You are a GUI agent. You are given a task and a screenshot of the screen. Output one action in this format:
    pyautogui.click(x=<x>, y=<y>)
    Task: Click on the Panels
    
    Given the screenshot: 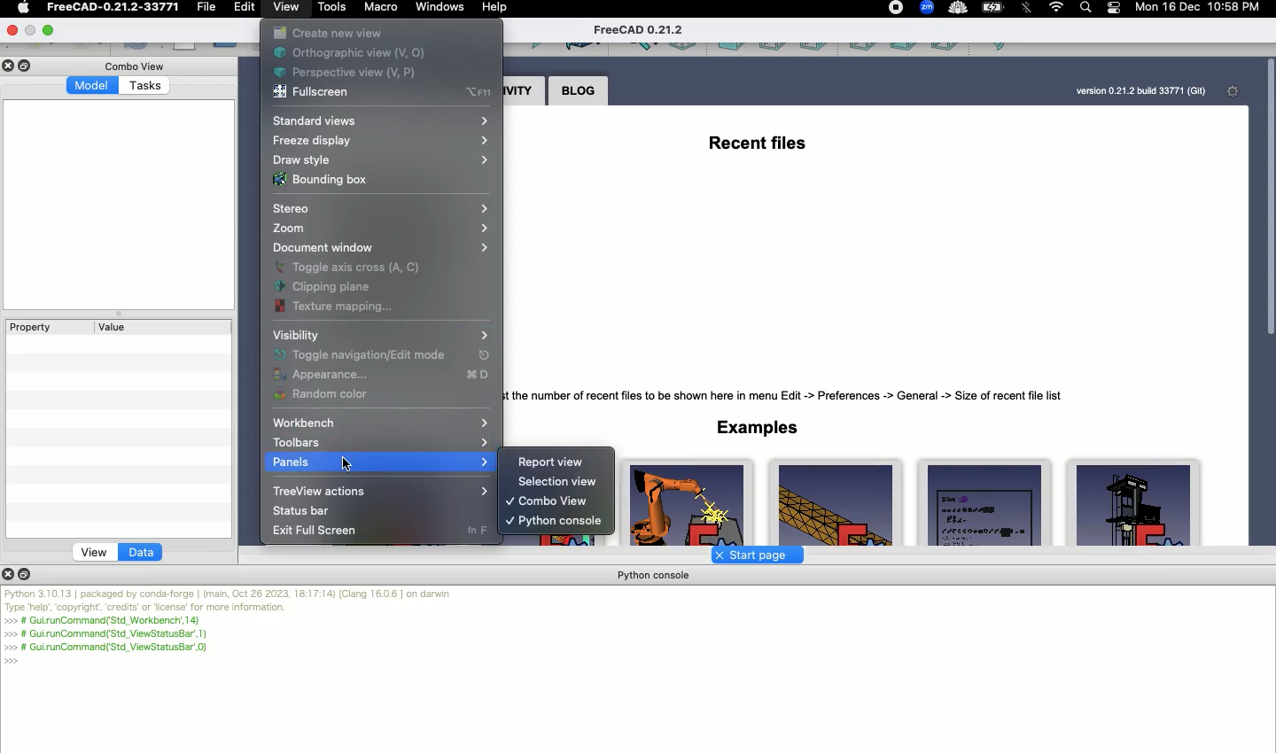 What is the action you would take?
    pyautogui.click(x=378, y=463)
    